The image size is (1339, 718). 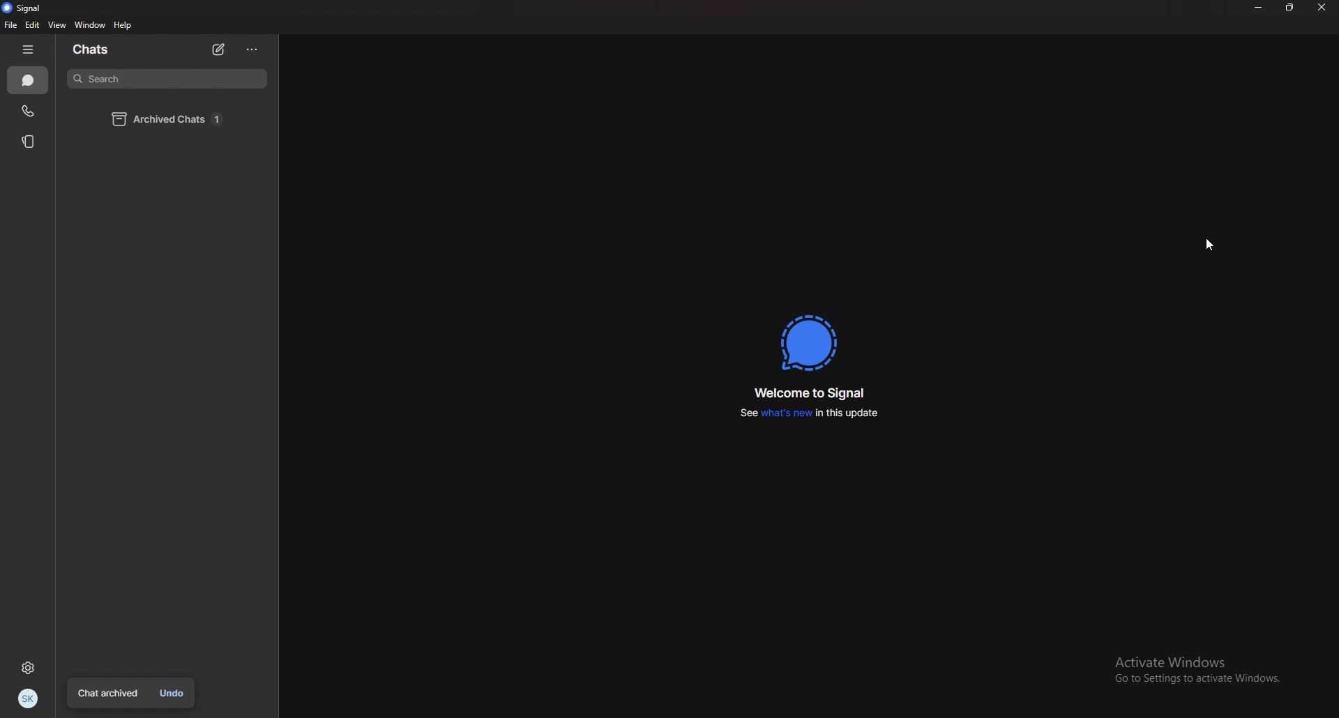 What do you see at coordinates (220, 49) in the screenshot?
I see `new chat` at bounding box center [220, 49].